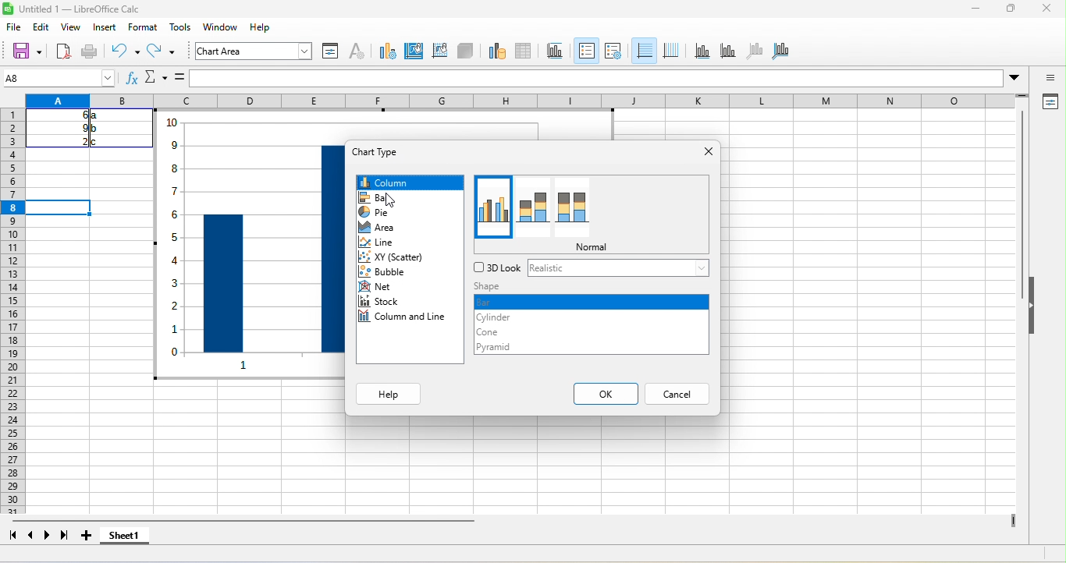 This screenshot has height=563, width=1066. Describe the element at coordinates (329, 52) in the screenshot. I see `format selection` at that location.